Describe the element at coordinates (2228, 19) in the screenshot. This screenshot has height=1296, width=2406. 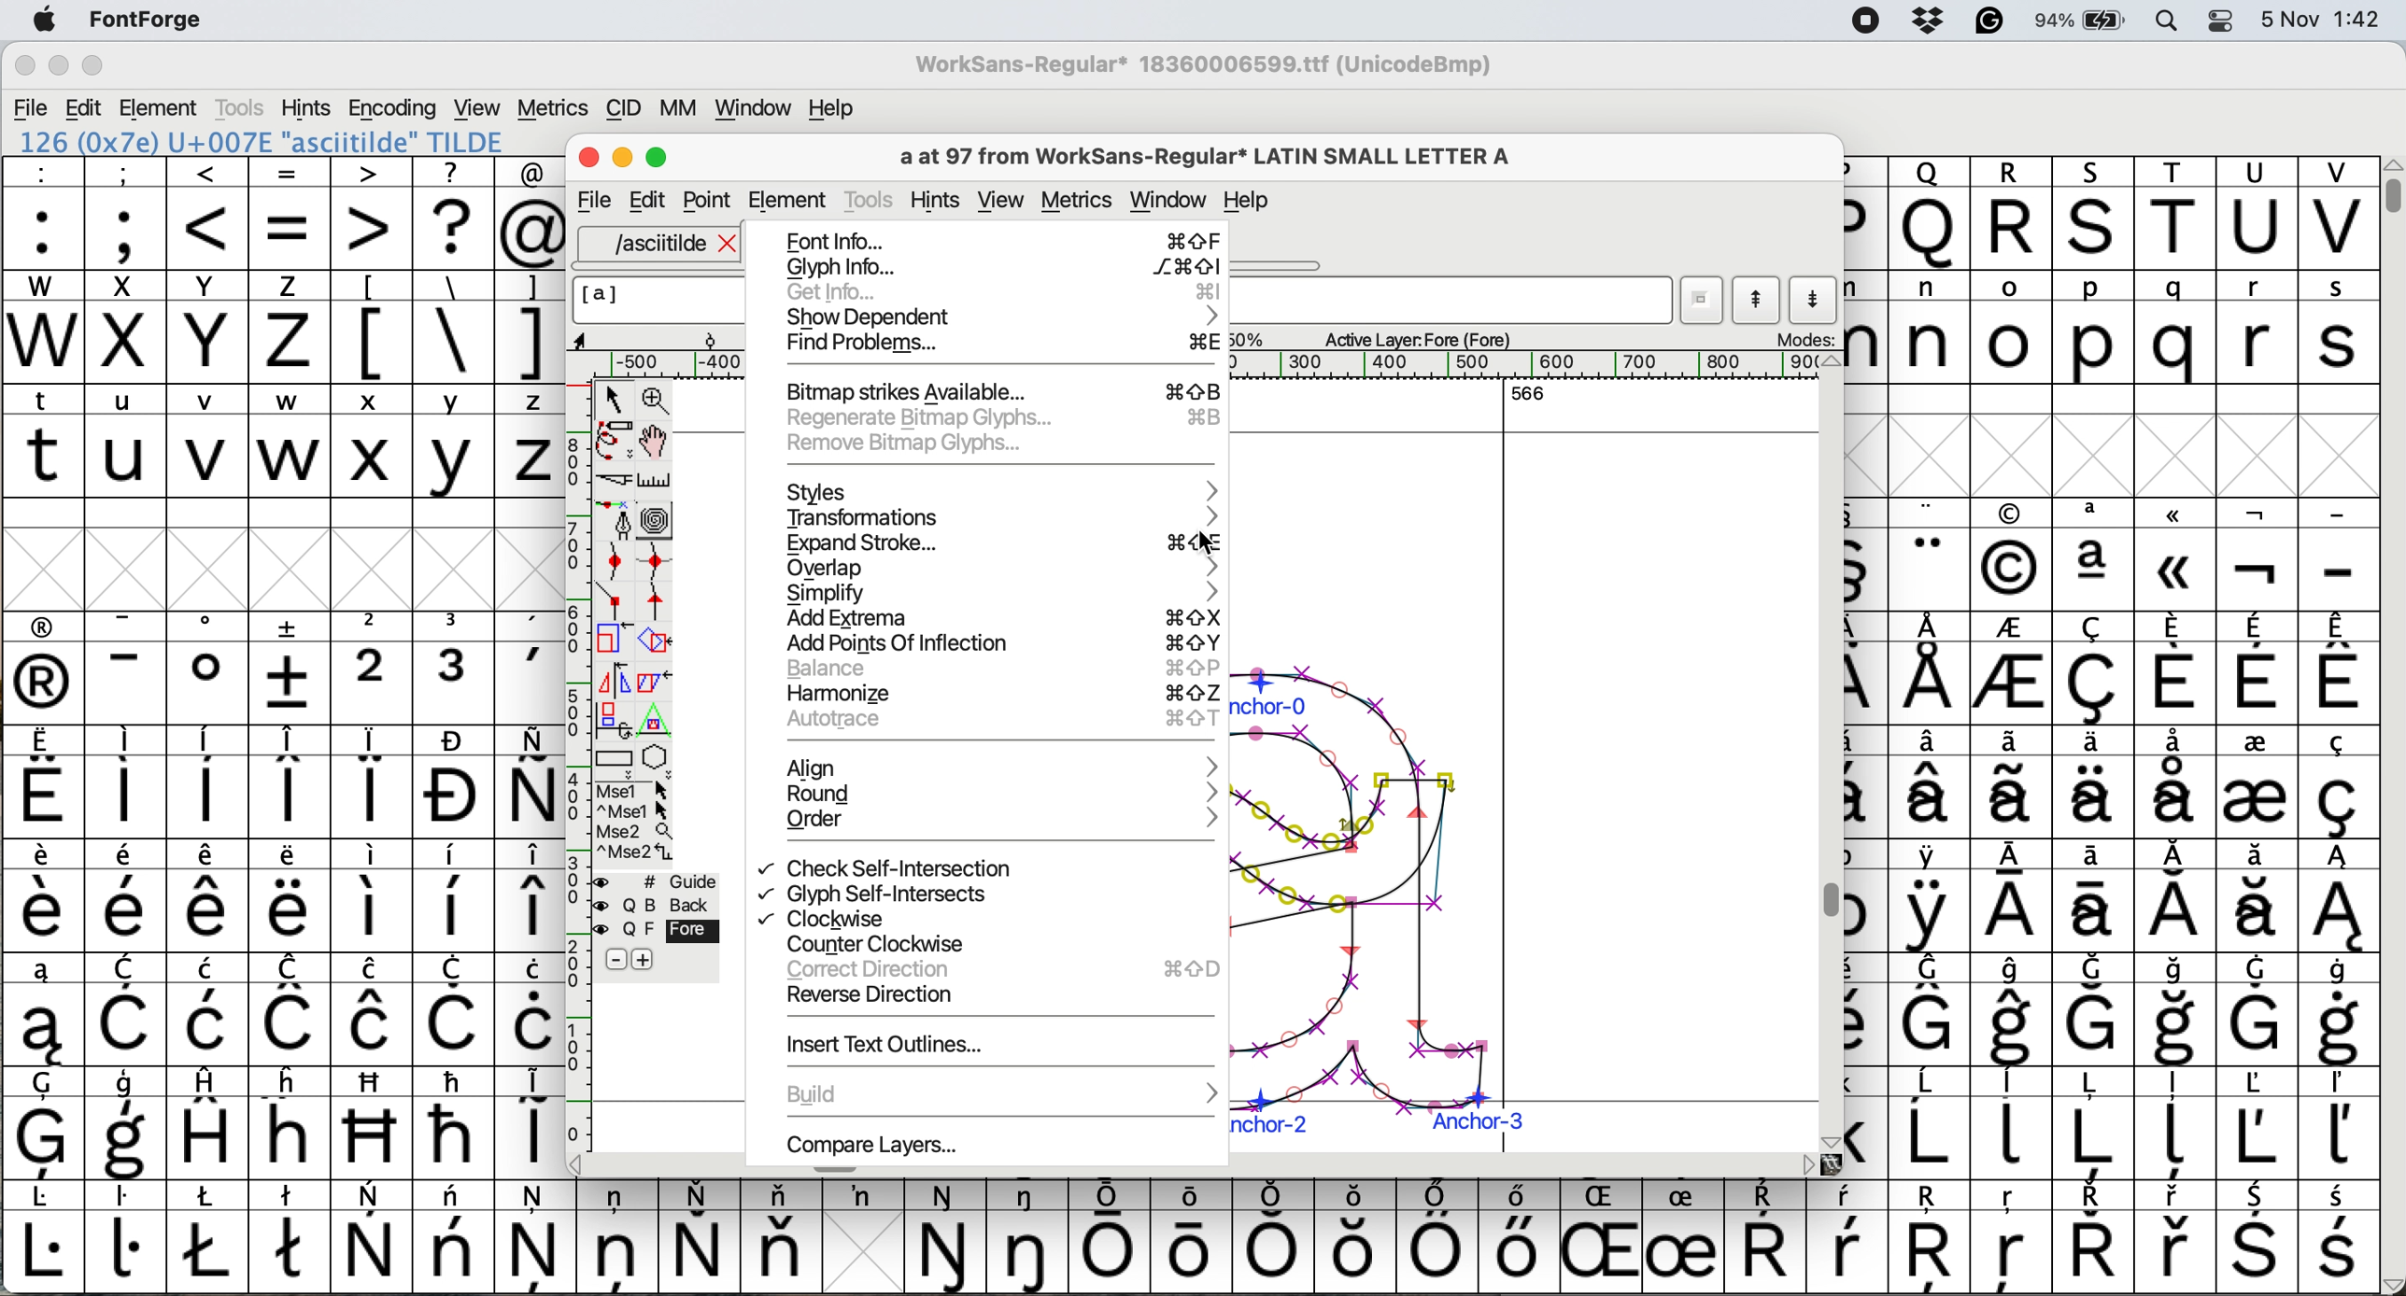
I see `control center` at that location.